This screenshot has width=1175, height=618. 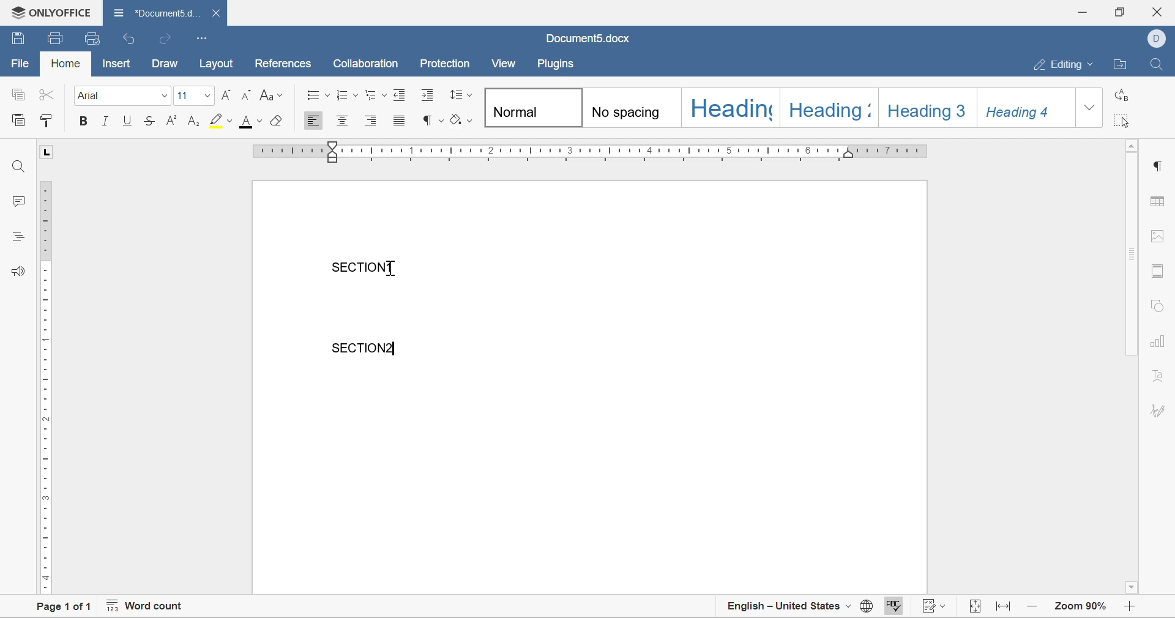 I want to click on fit to width, so click(x=1005, y=610).